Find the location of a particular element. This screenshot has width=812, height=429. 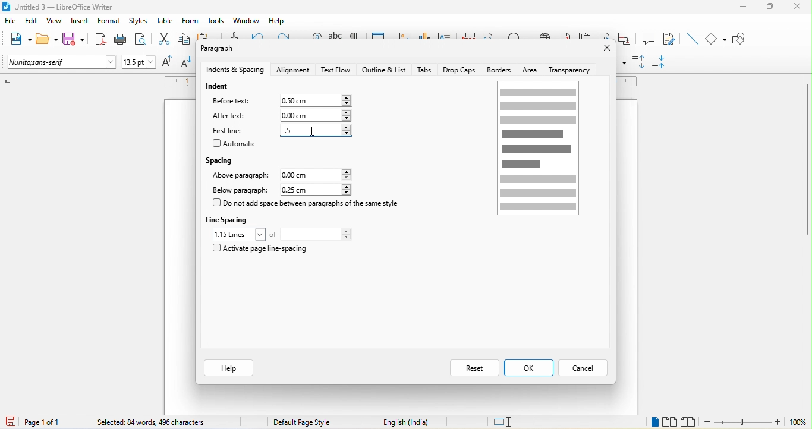

export directly as pdf is located at coordinates (100, 39).